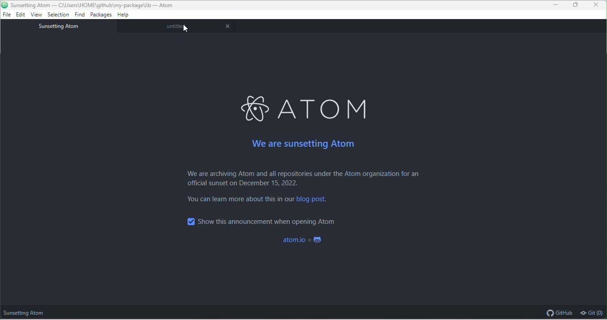 The image size is (607, 320). Describe the element at coordinates (7, 15) in the screenshot. I see `file` at that location.